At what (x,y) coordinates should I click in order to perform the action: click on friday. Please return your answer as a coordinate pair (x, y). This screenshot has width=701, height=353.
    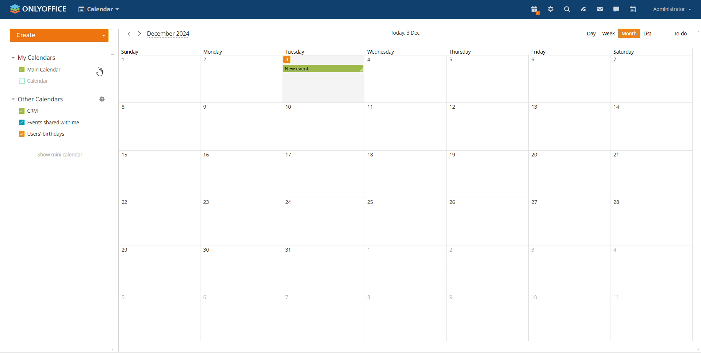
    Looking at the image, I should click on (550, 52).